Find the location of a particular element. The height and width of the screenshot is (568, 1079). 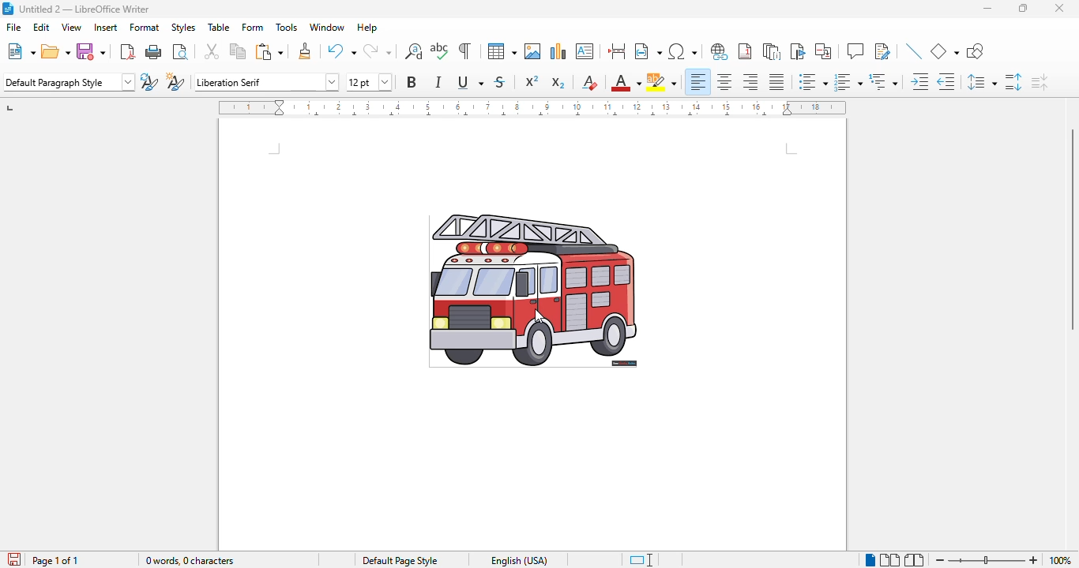

increase indent is located at coordinates (919, 81).